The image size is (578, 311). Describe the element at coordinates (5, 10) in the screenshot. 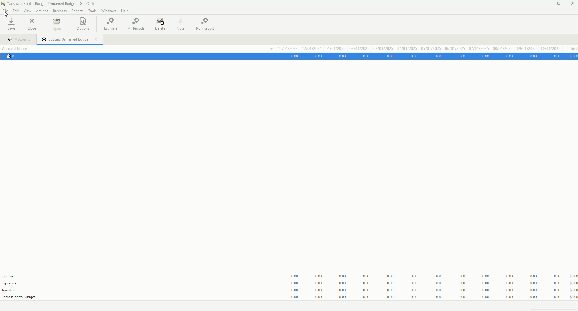

I see `File` at that location.